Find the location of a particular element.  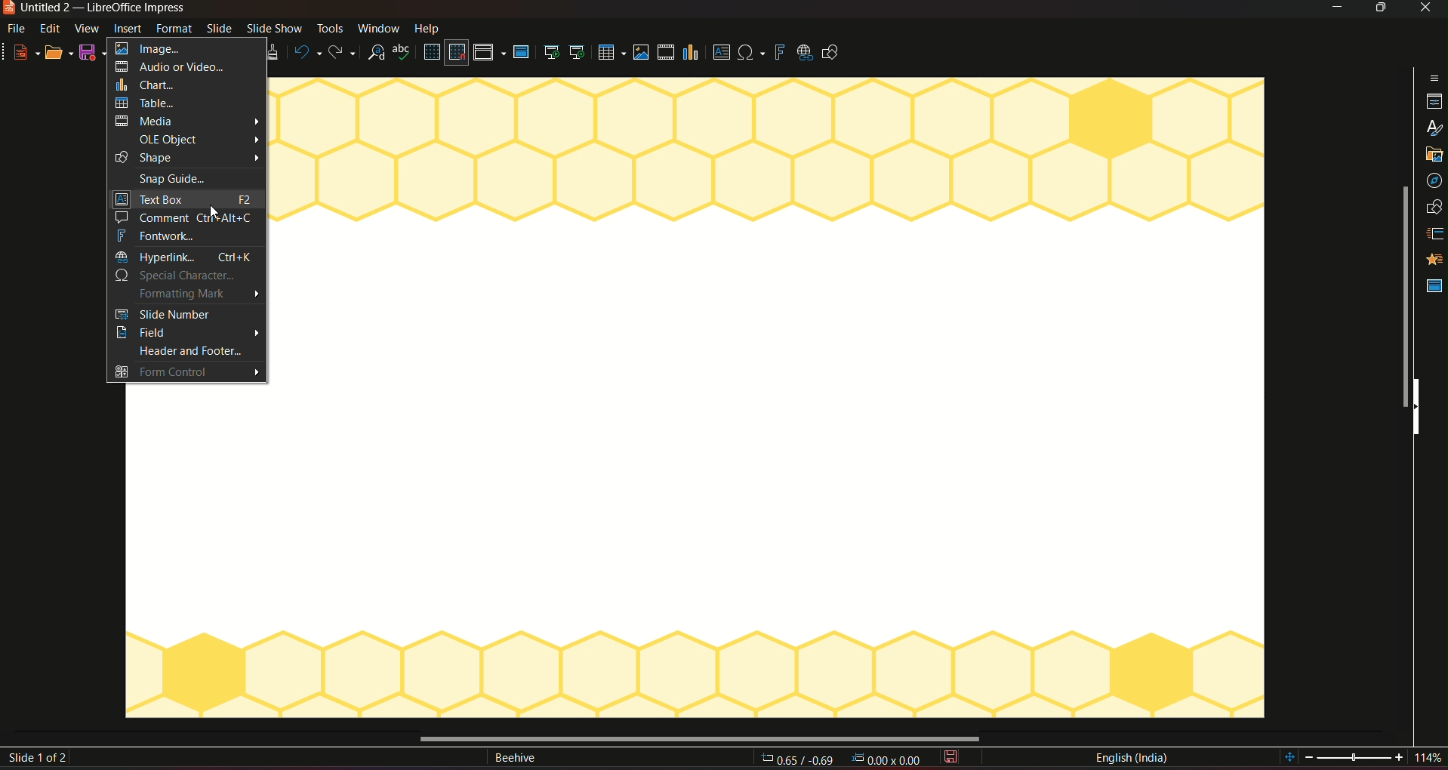

open is located at coordinates (58, 50).